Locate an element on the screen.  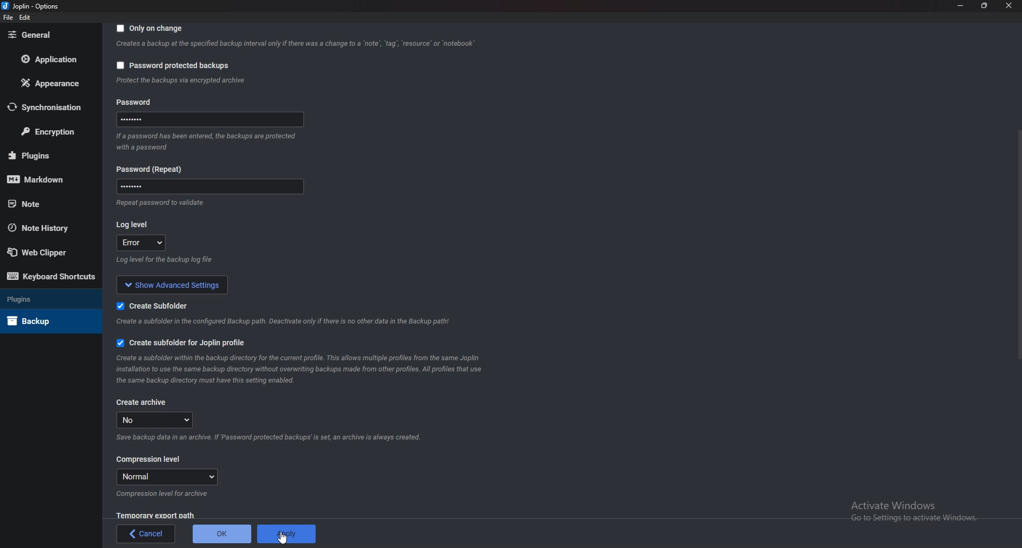
Apply is located at coordinates (286, 534).